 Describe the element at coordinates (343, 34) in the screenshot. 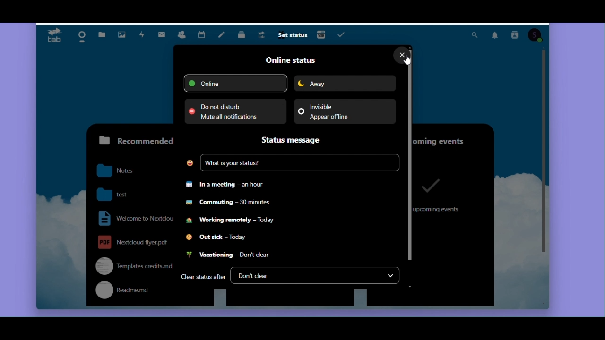

I see `Task` at that location.